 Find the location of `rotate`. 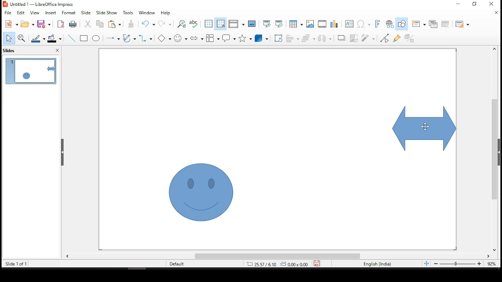

rotate is located at coordinates (278, 38).